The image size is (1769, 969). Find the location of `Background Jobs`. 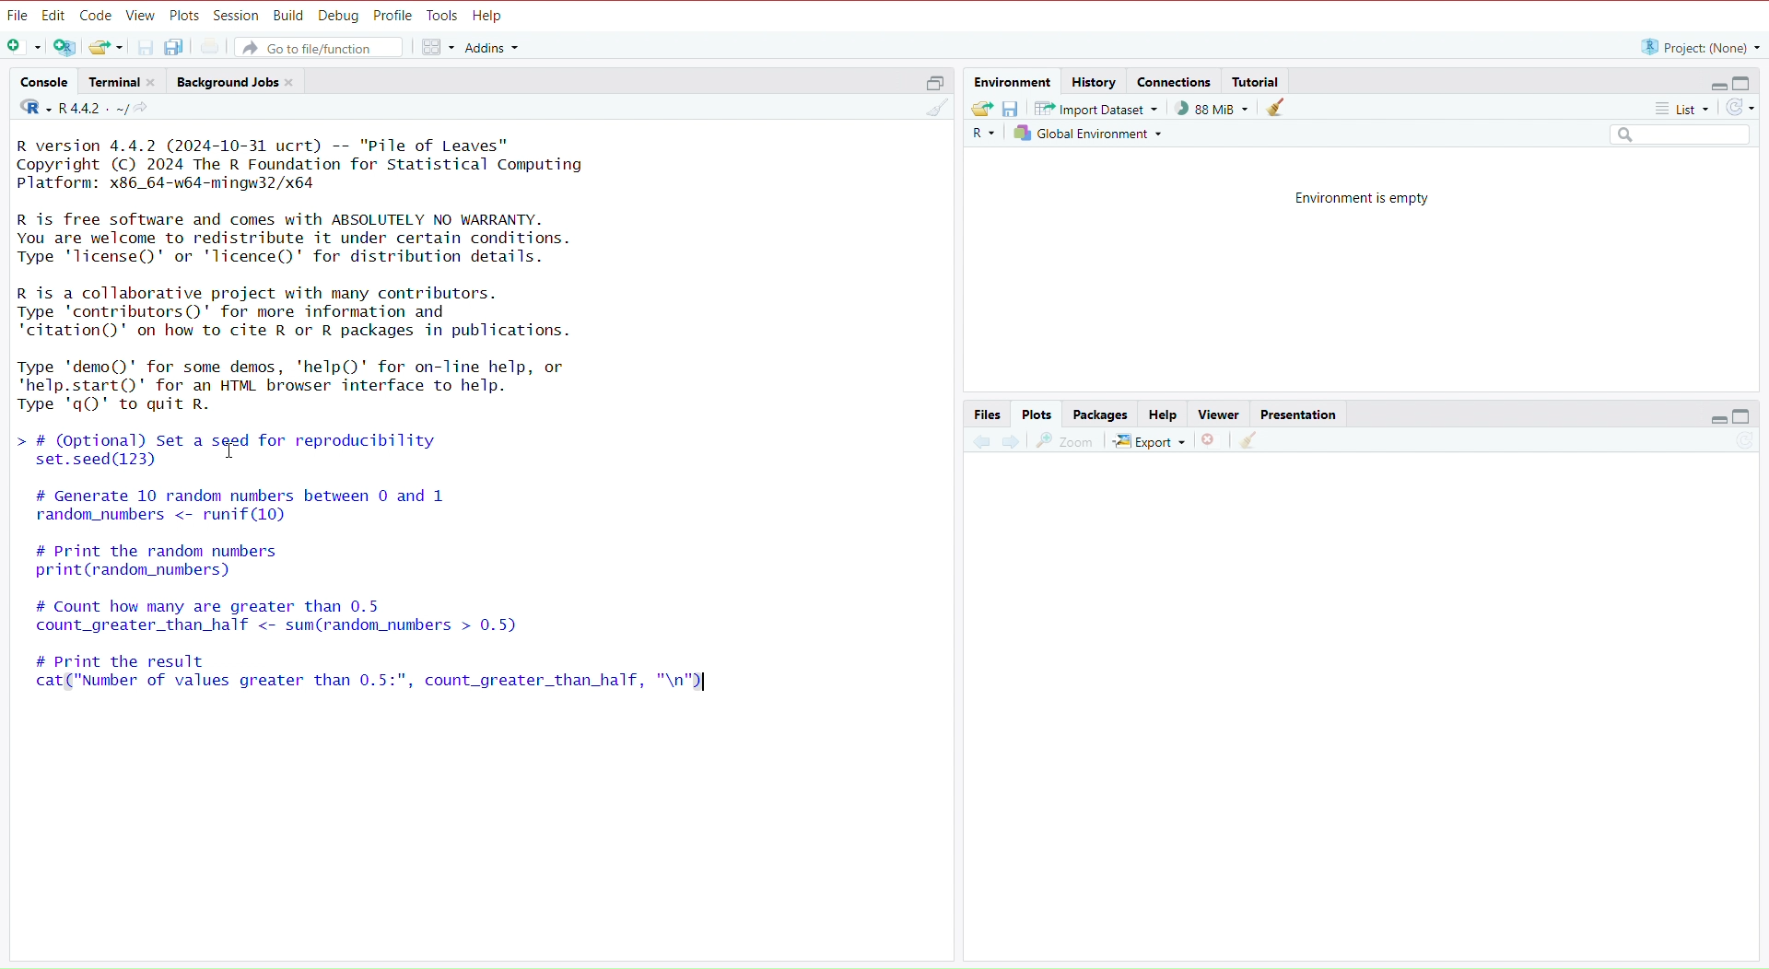

Background Jobs is located at coordinates (235, 80).